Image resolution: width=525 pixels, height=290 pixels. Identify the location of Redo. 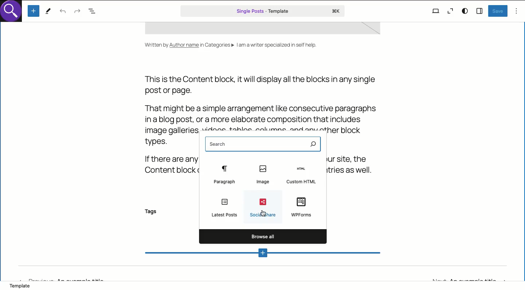
(78, 12).